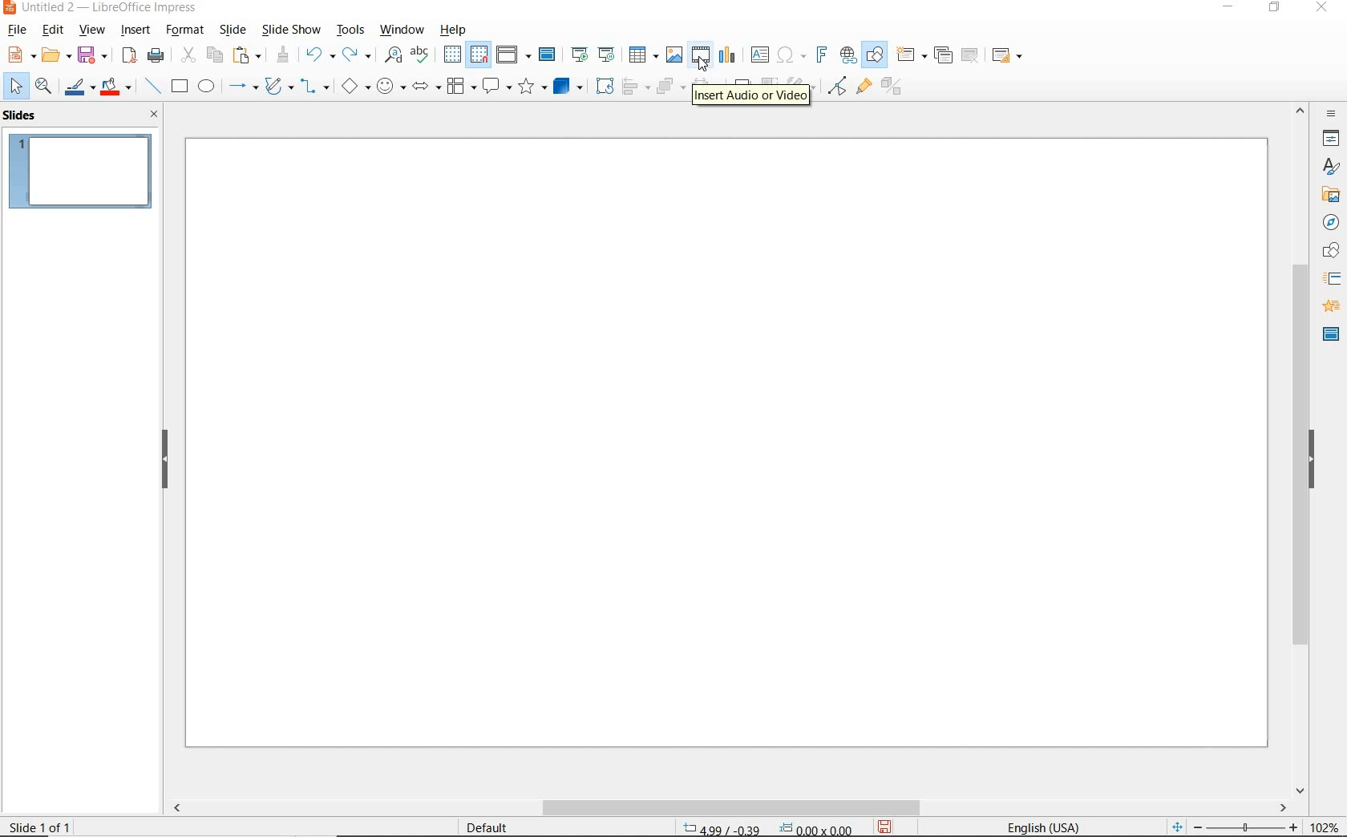 Image resolution: width=1347 pixels, height=837 pixels. Describe the element at coordinates (131, 55) in the screenshot. I see `EXPORT AS PDF` at that location.